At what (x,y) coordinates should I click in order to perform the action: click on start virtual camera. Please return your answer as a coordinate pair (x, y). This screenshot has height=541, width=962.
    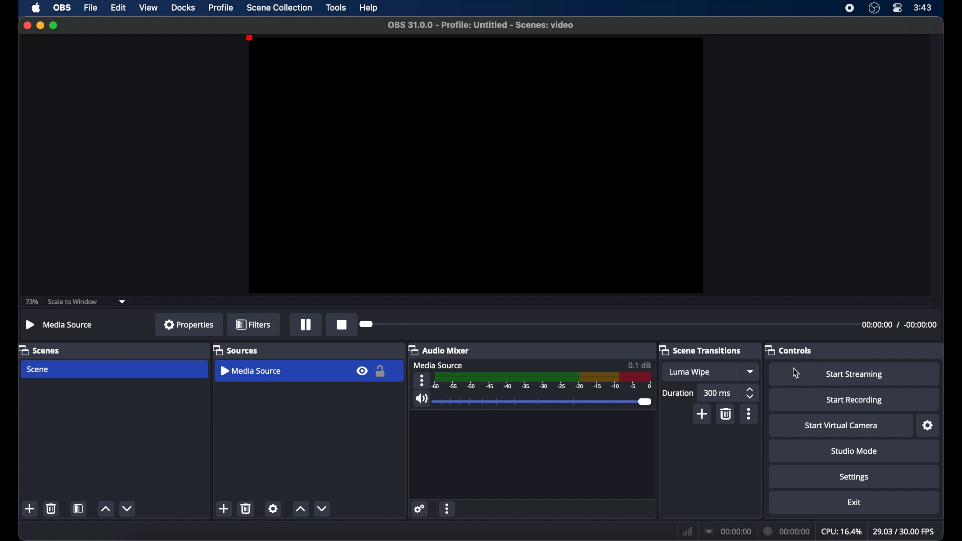
    Looking at the image, I should click on (841, 426).